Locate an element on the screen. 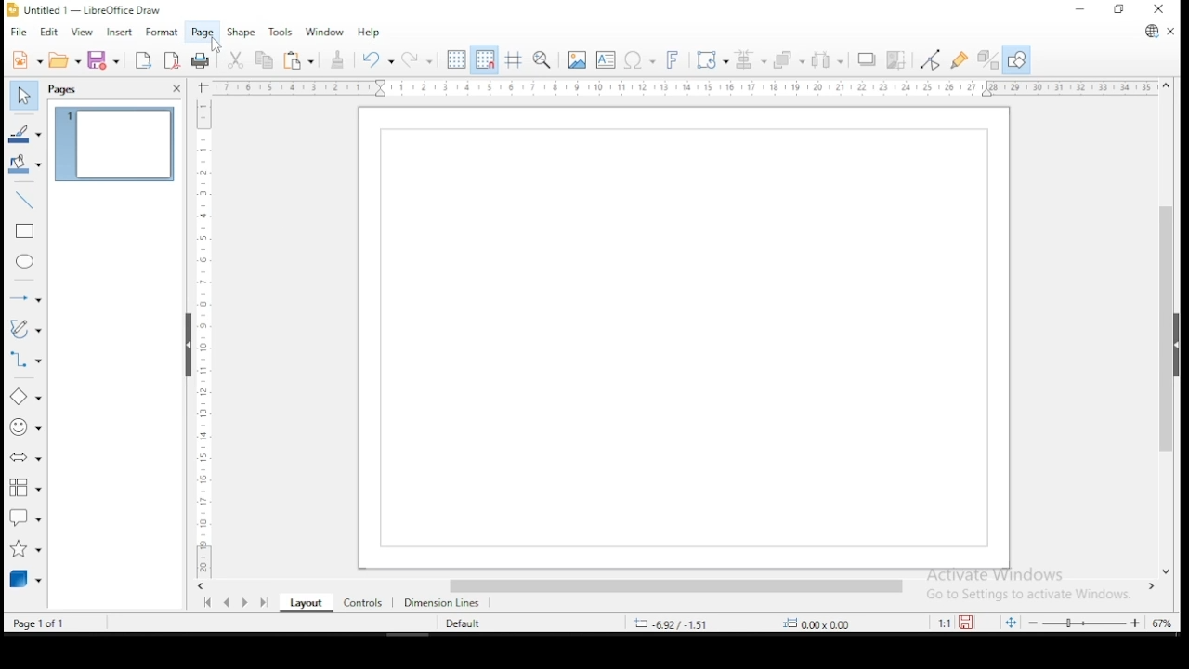 Image resolution: width=1189 pixels, height=669 pixels. ellipse is located at coordinates (26, 264).